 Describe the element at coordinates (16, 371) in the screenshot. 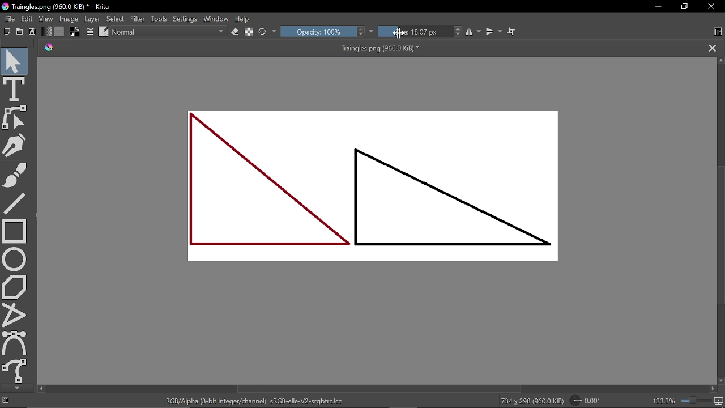

I see `Freehand curve tool` at that location.